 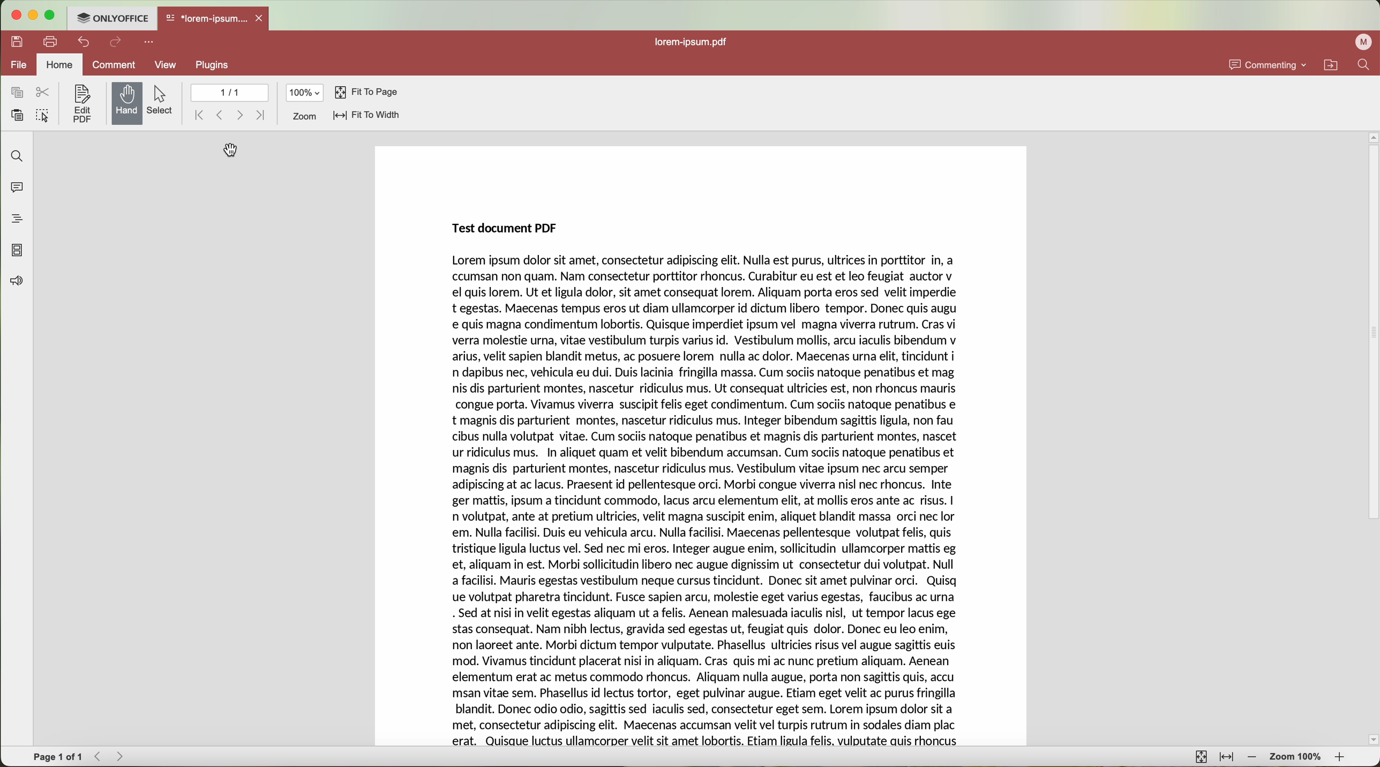 What do you see at coordinates (231, 115) in the screenshot?
I see `navigate arrows` at bounding box center [231, 115].